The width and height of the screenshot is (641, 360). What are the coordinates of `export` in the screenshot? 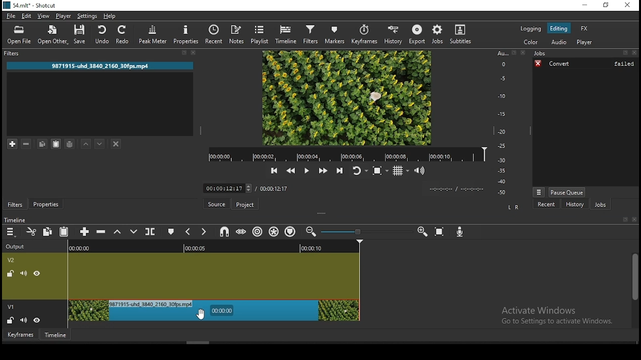 It's located at (416, 34).